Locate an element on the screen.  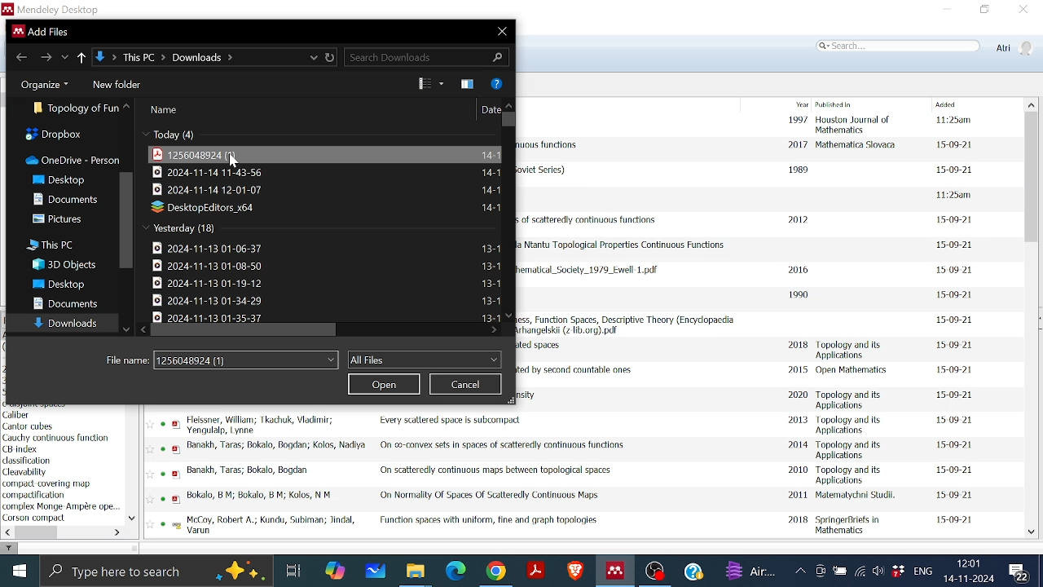
Show hidden Icons is located at coordinates (802, 570).